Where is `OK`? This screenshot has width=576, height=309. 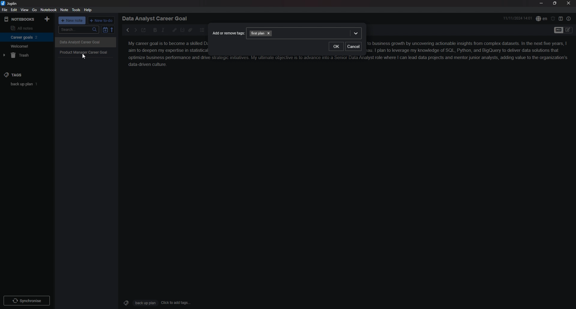
OK is located at coordinates (336, 47).